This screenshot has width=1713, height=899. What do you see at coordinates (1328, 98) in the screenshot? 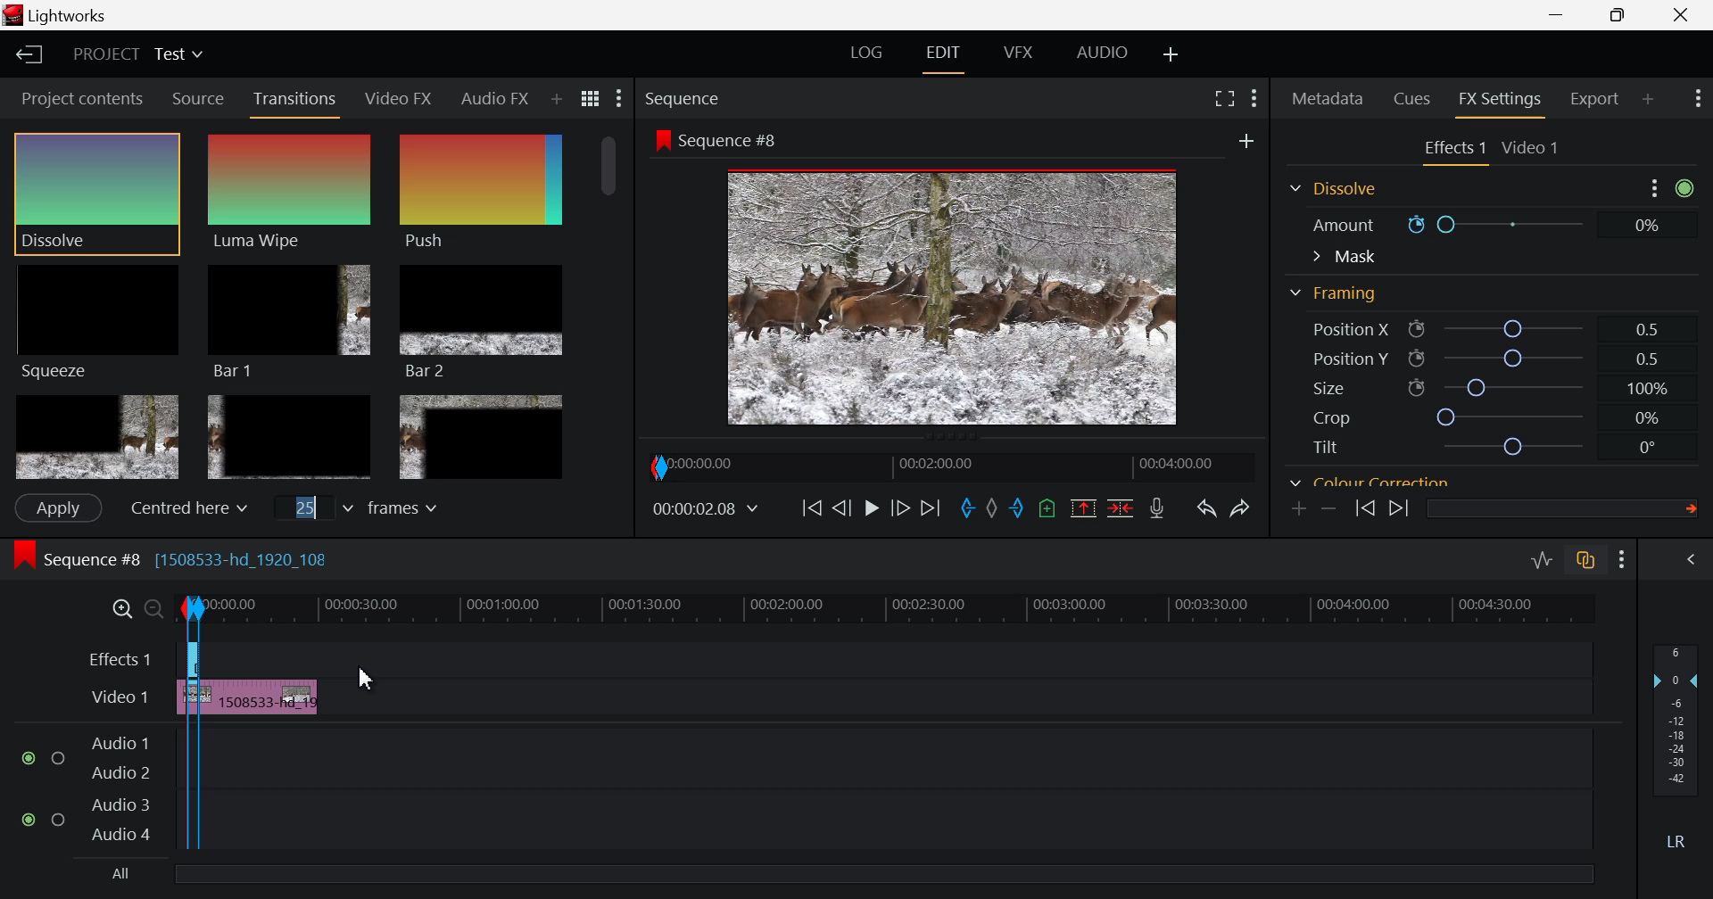
I see `Metadata Tab` at bounding box center [1328, 98].